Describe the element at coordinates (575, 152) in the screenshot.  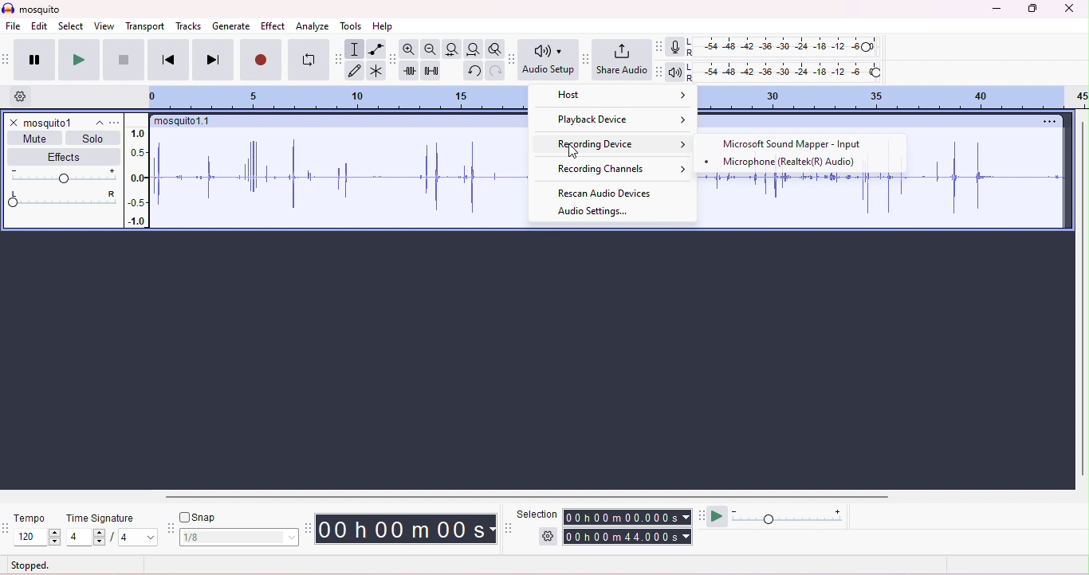
I see `cursor movement` at that location.